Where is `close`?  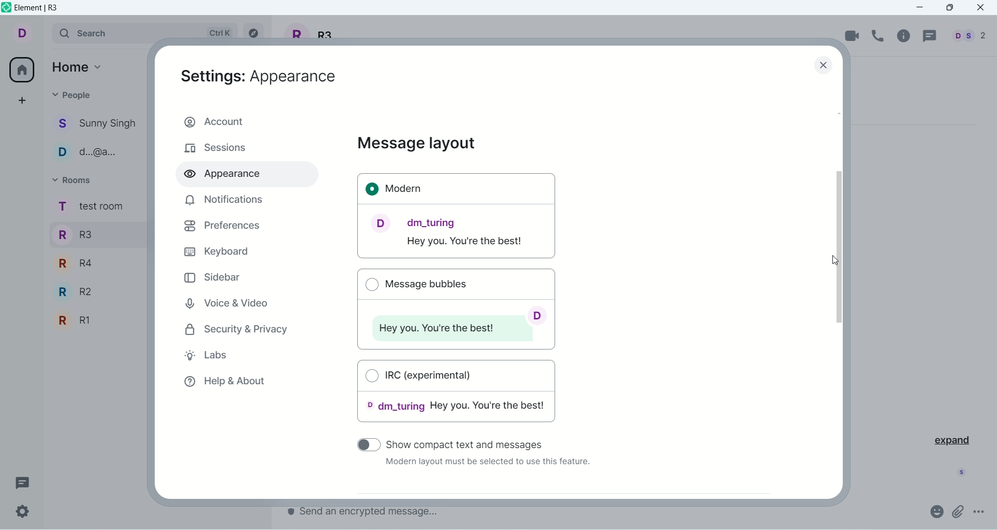
close is located at coordinates (982, 8).